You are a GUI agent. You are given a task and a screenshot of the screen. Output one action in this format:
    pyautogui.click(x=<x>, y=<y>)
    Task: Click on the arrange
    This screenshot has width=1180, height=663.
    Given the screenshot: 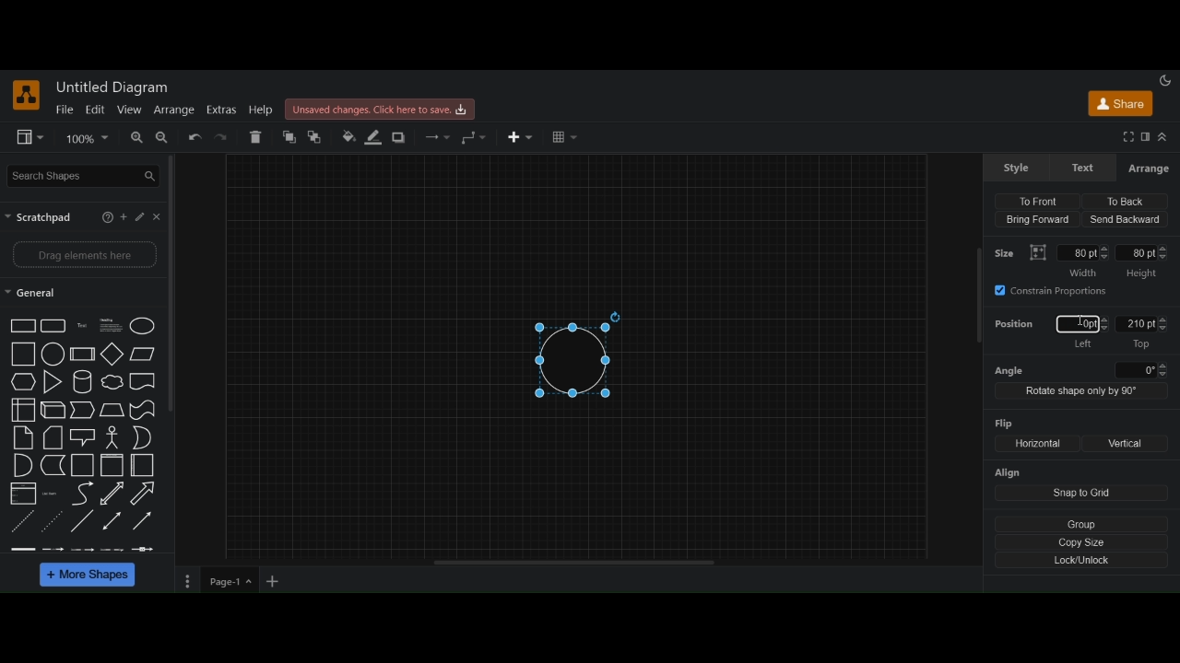 What is the action you would take?
    pyautogui.click(x=1148, y=169)
    